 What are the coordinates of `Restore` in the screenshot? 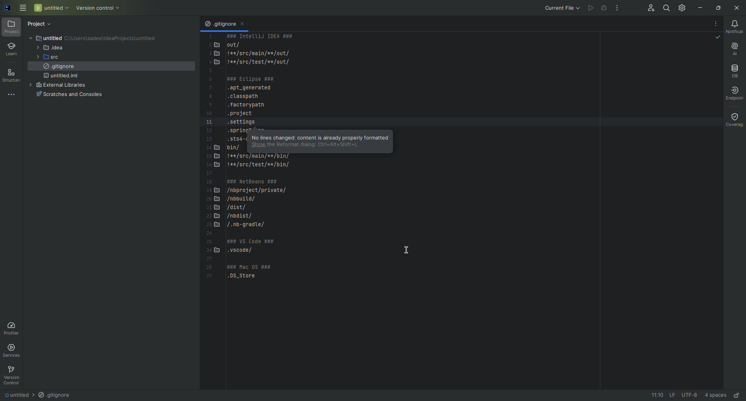 It's located at (718, 7).